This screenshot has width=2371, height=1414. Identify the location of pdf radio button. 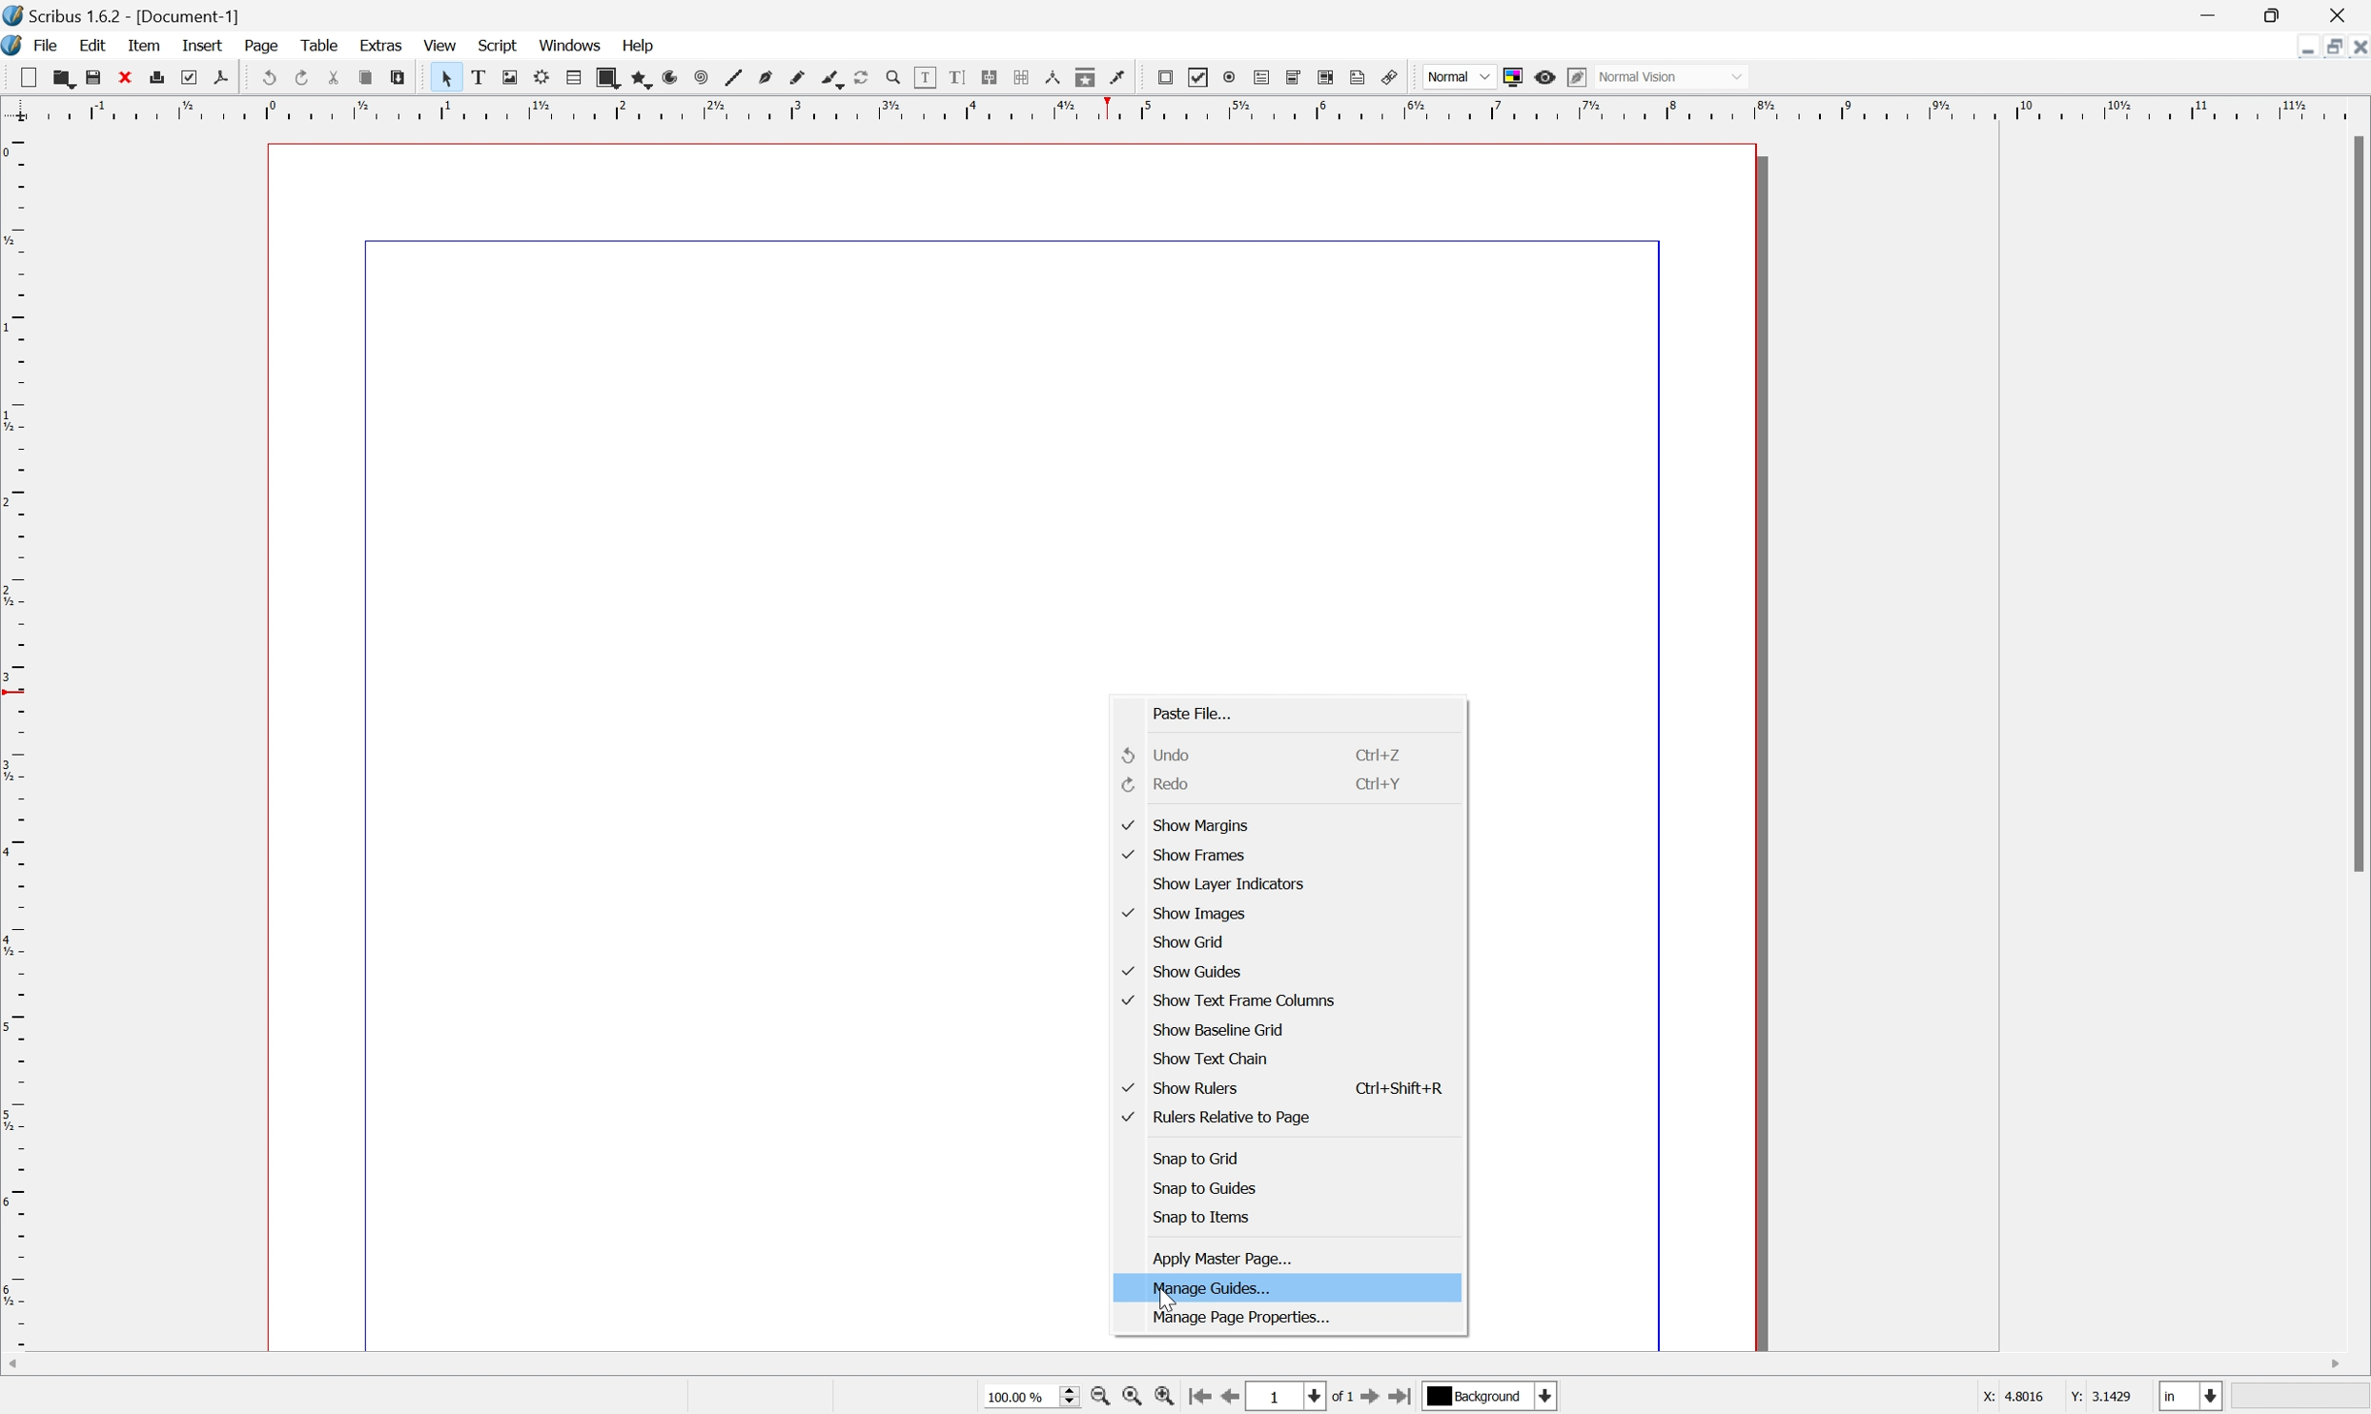
(1231, 76).